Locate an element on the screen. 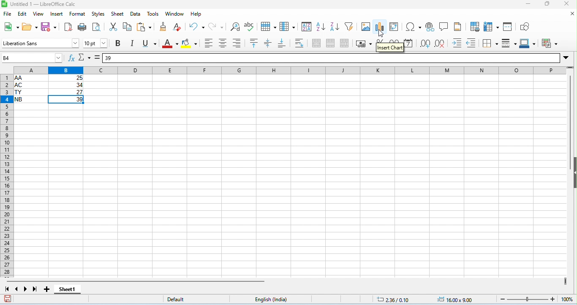  default is located at coordinates (177, 300).